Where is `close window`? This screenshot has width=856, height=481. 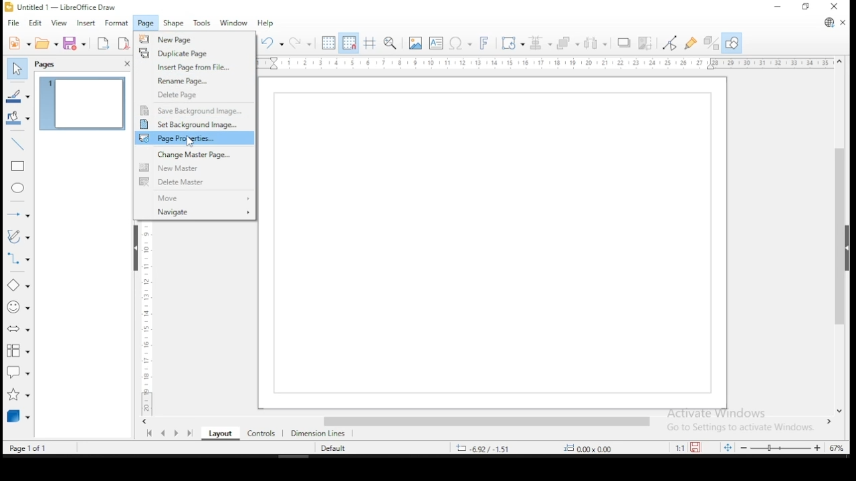
close window is located at coordinates (836, 8).